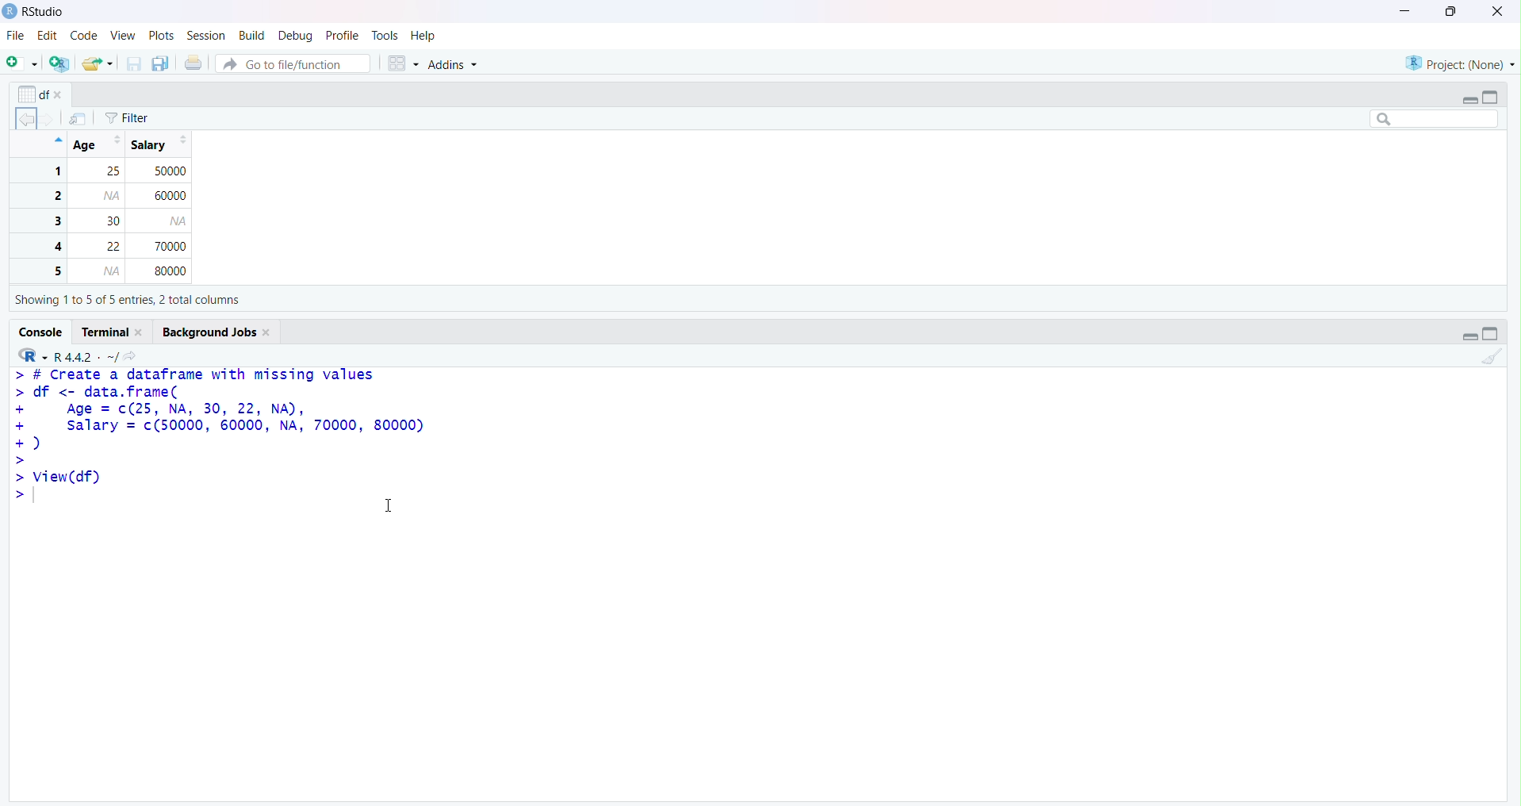 Image resolution: width=1521 pixels, height=806 pixels. I want to click on Clear Console (Ctrl + L), so click(1498, 357).